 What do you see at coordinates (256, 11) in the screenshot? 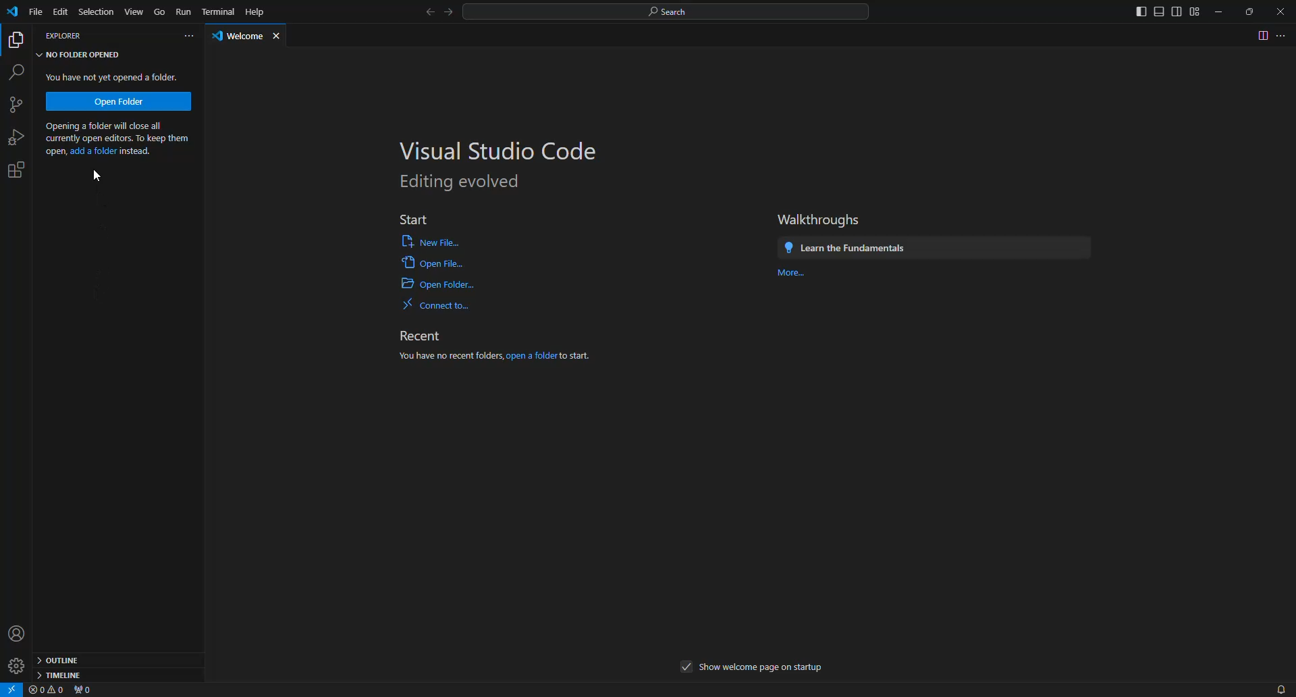
I see `help` at bounding box center [256, 11].